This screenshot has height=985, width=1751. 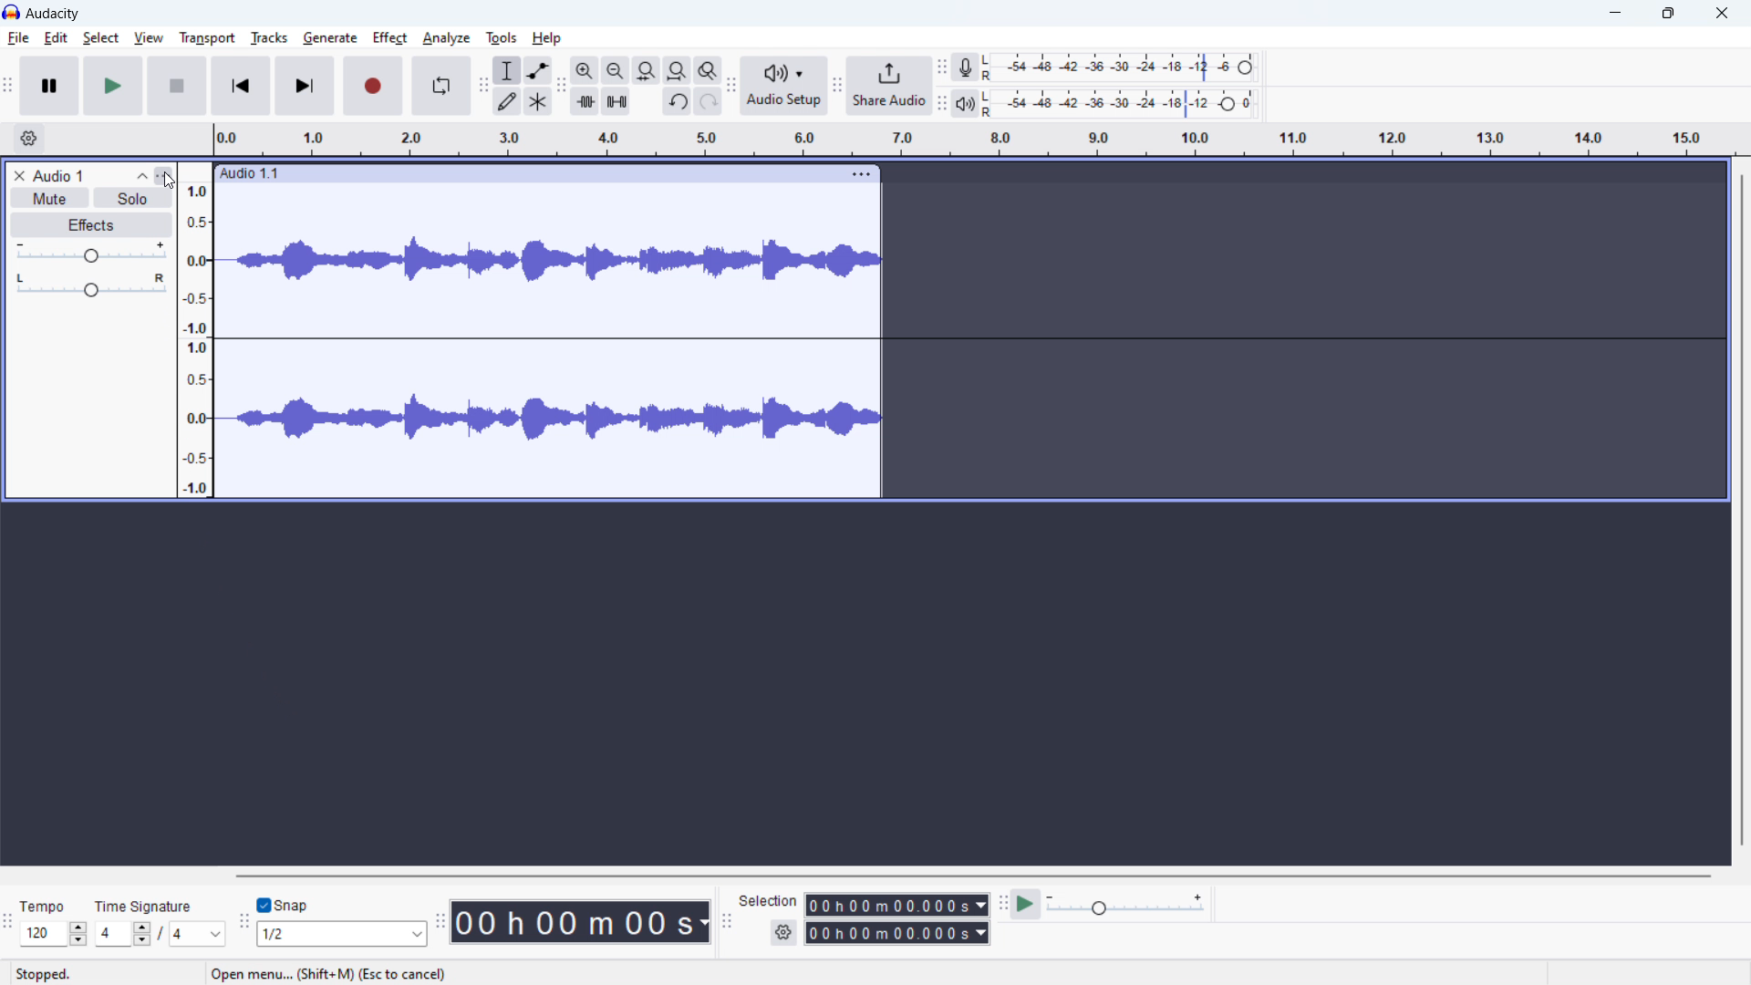 I want to click on snapping toolba, so click(x=242, y=922).